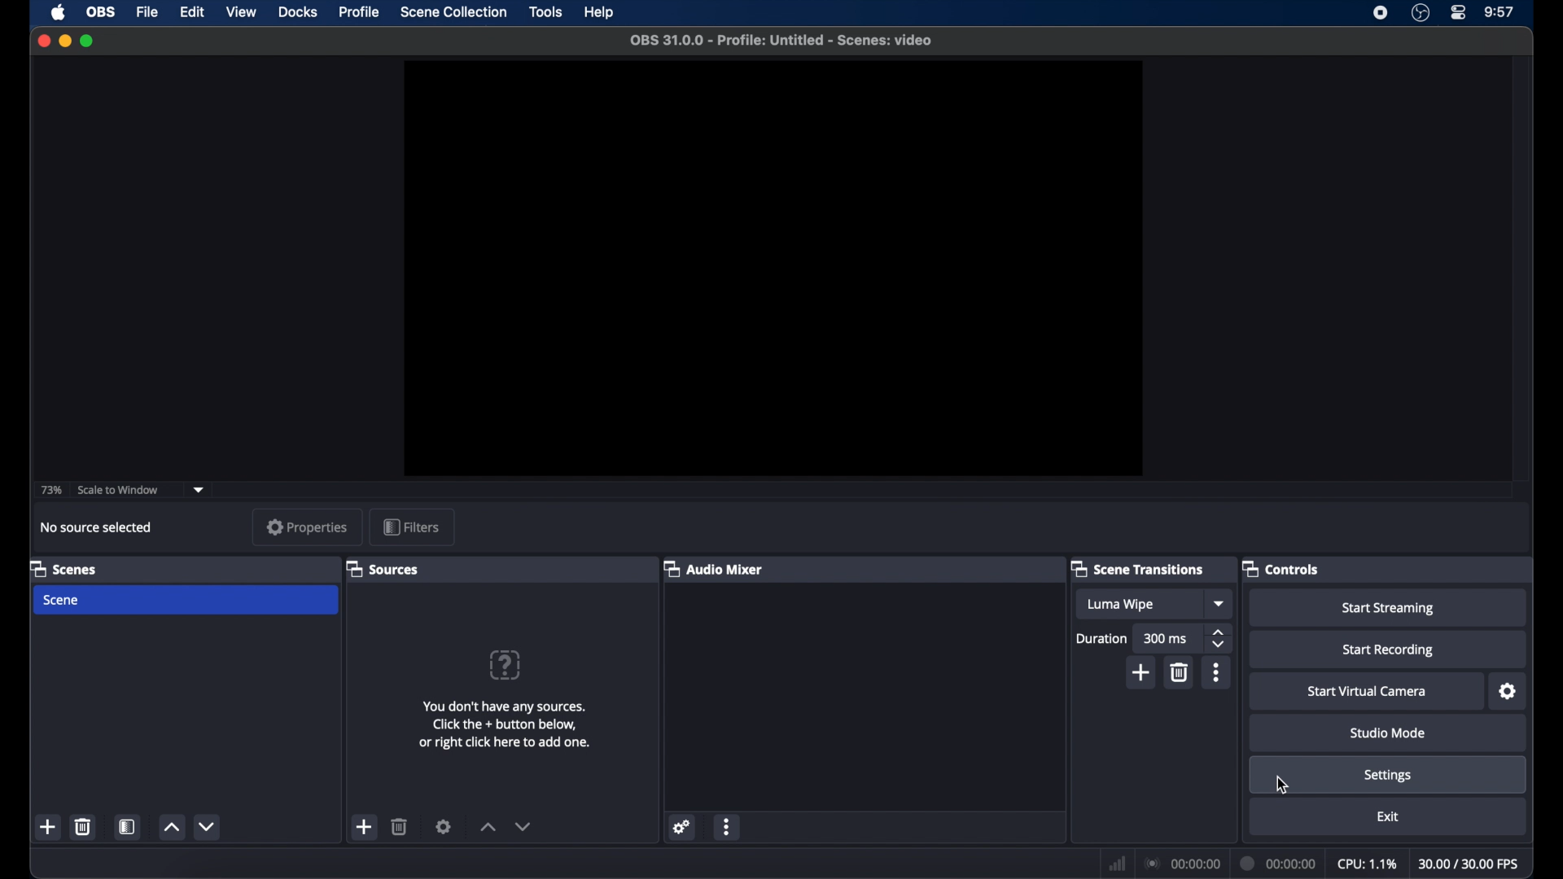  Describe the element at coordinates (50, 491) in the screenshot. I see `73%` at that location.